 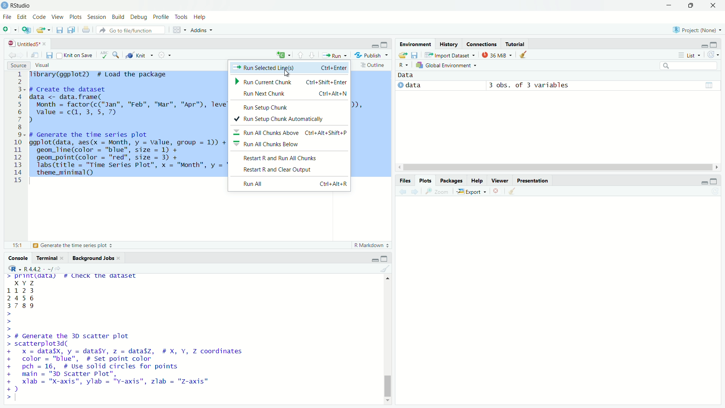 What do you see at coordinates (717, 181) in the screenshot?
I see `maximize` at bounding box center [717, 181].